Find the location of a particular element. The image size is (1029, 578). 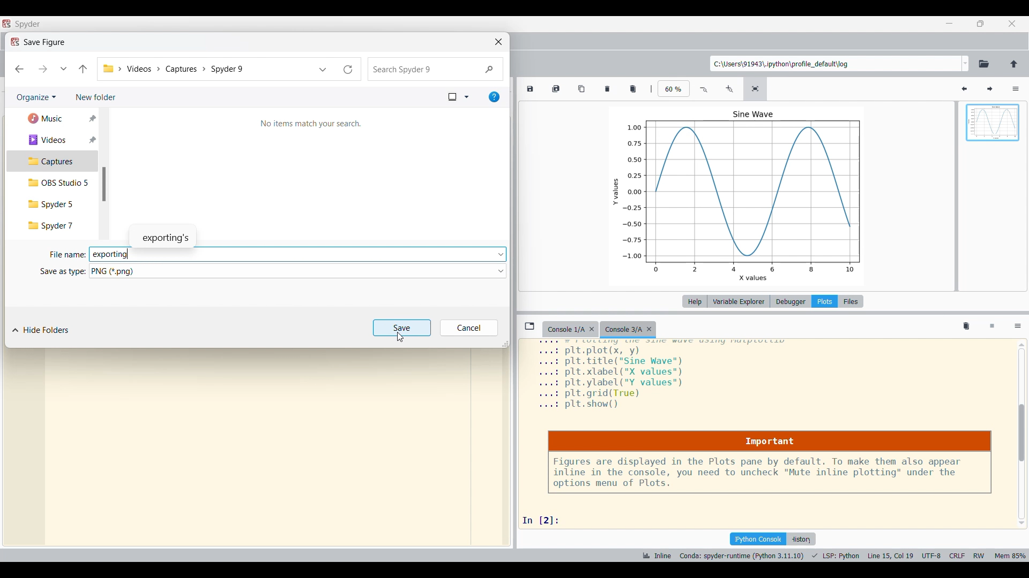

chart within plot pane is located at coordinates (747, 195).